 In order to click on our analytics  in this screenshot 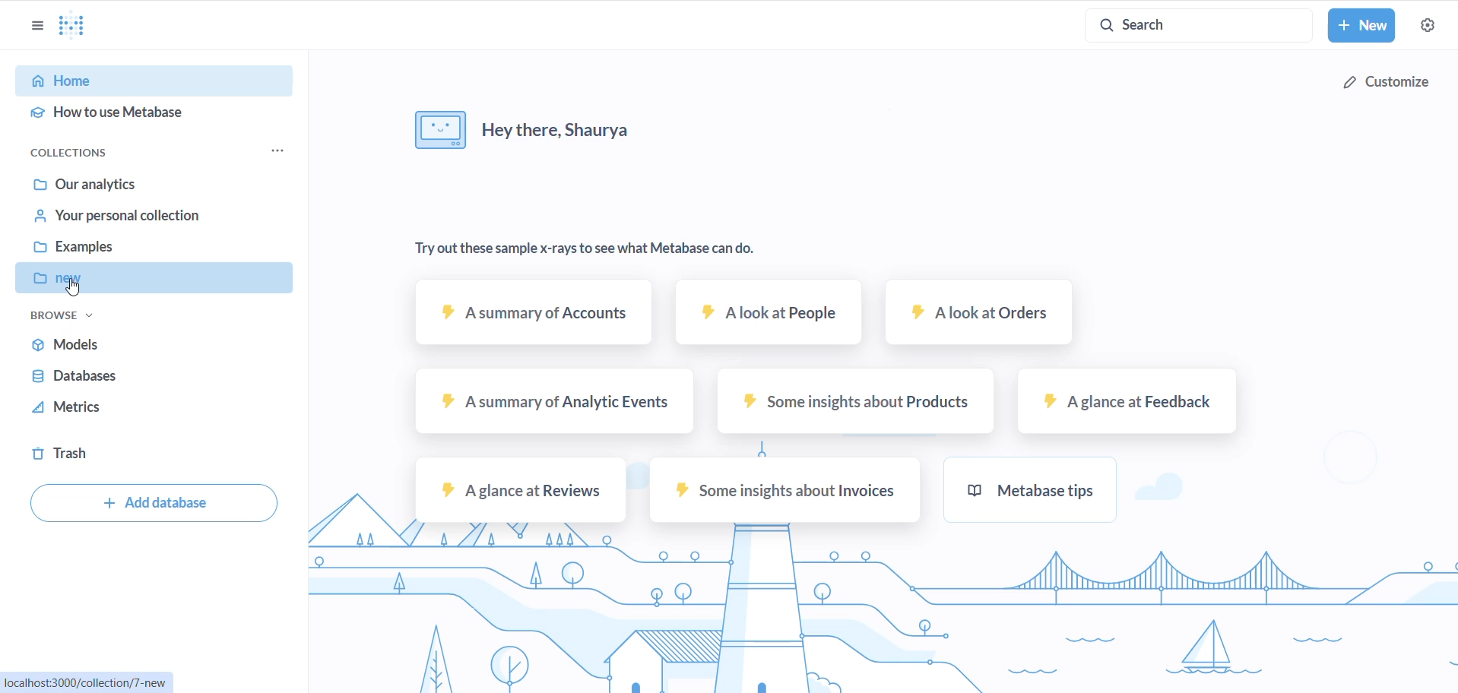, I will do `click(143, 183)`.